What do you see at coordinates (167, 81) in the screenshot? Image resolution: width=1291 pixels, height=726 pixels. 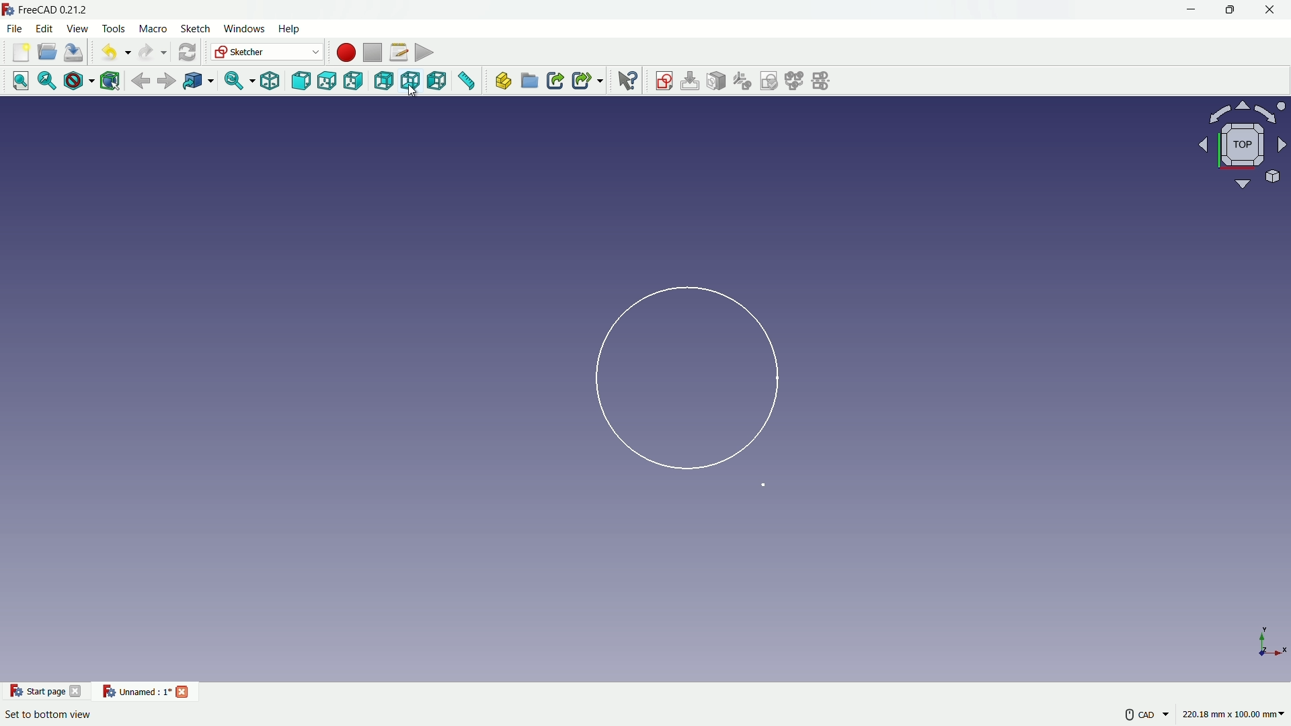 I see `forward` at bounding box center [167, 81].